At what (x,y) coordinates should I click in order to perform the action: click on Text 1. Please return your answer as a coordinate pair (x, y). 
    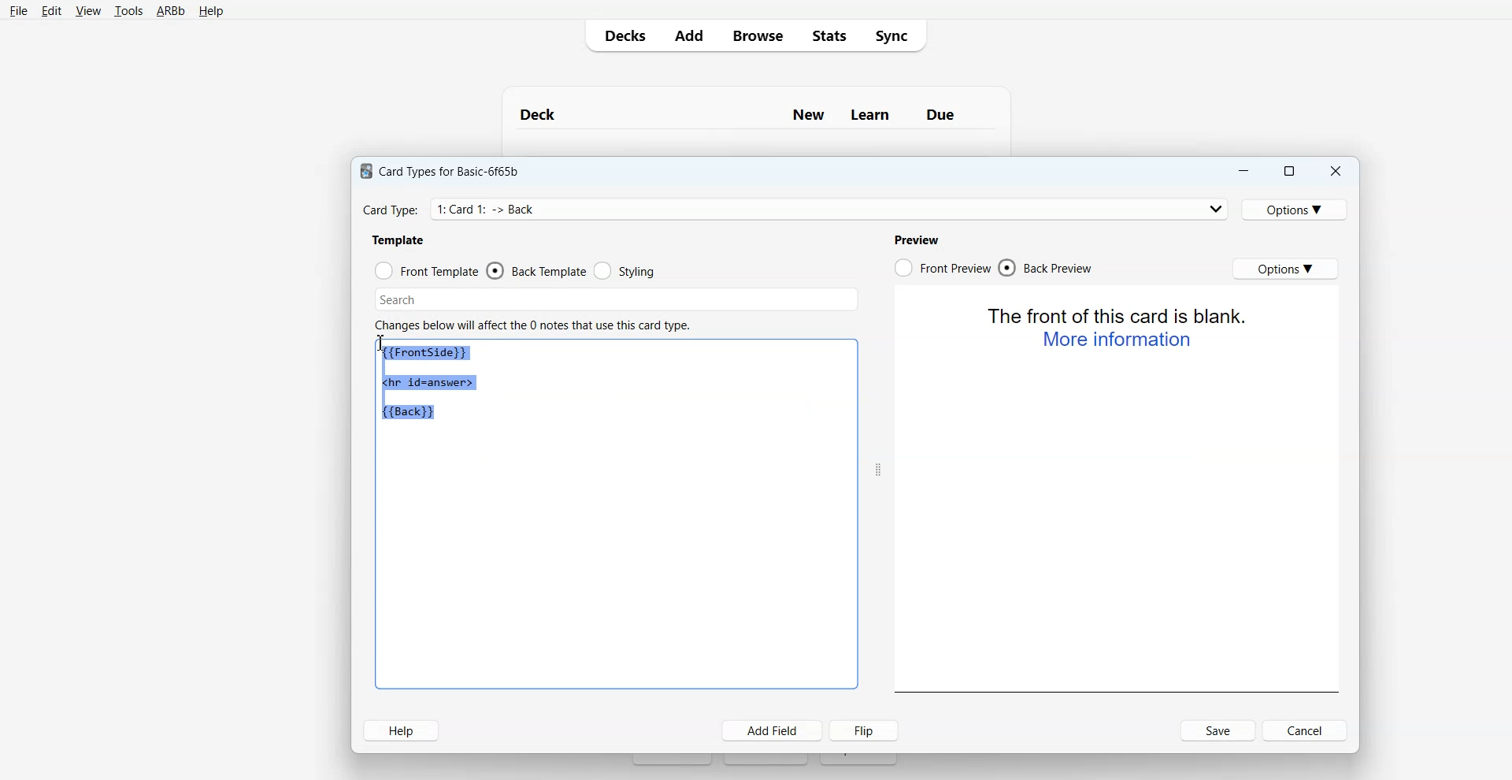
    Looking at the image, I should click on (442, 383).